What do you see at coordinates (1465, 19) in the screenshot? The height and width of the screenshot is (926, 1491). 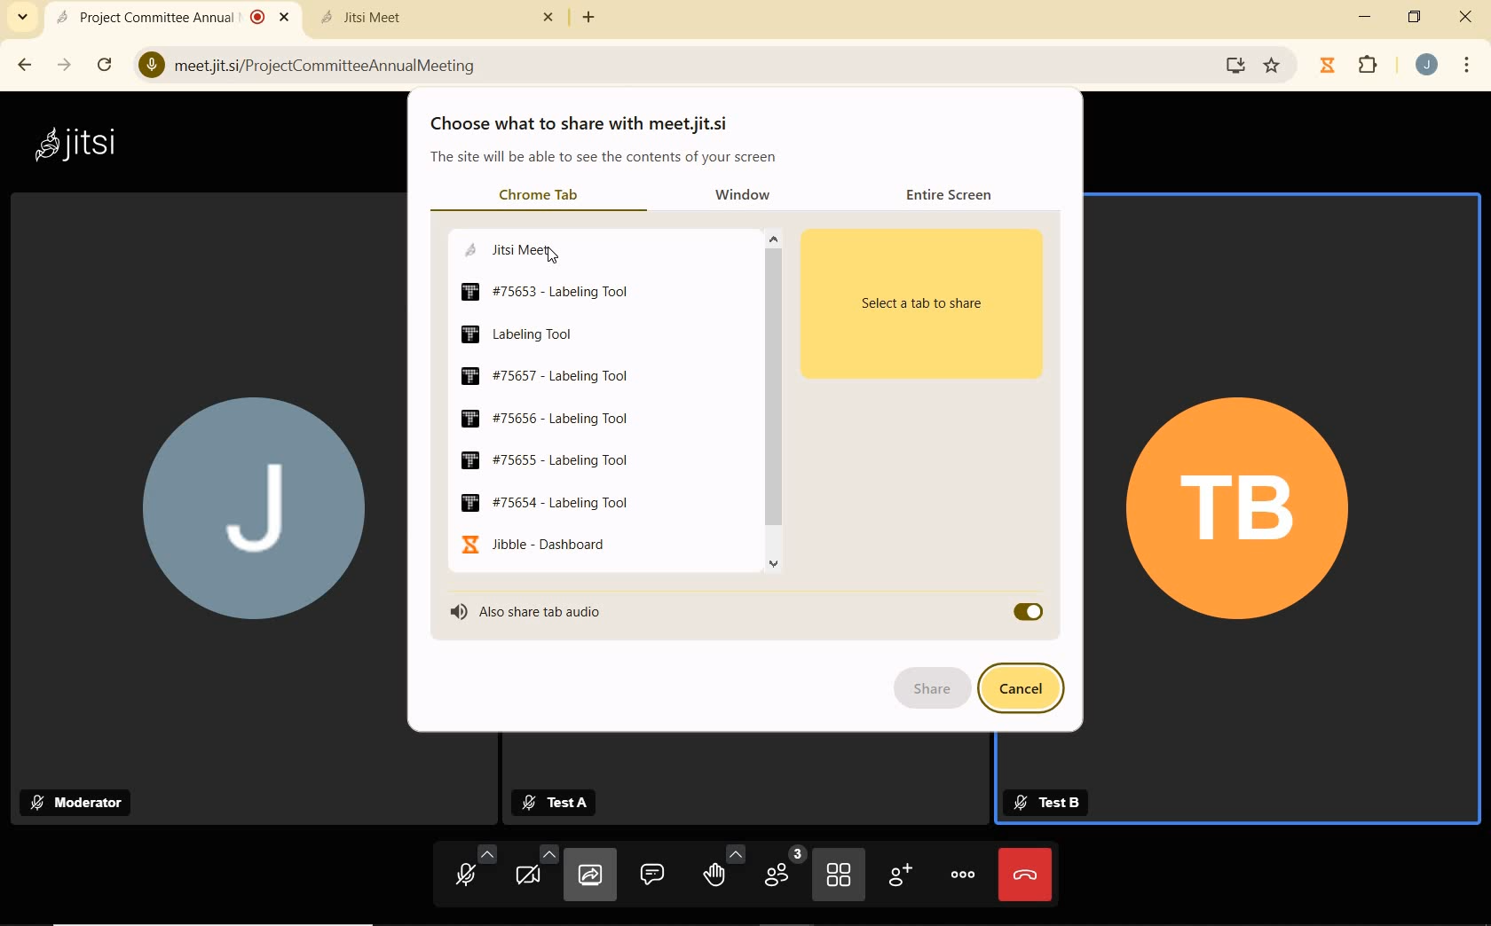 I see `close` at bounding box center [1465, 19].